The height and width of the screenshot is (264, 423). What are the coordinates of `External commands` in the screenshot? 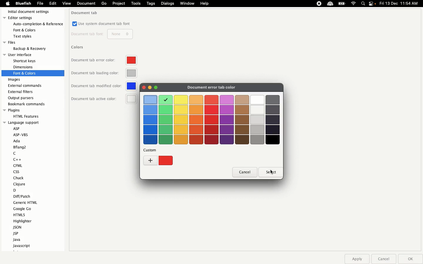 It's located at (25, 86).